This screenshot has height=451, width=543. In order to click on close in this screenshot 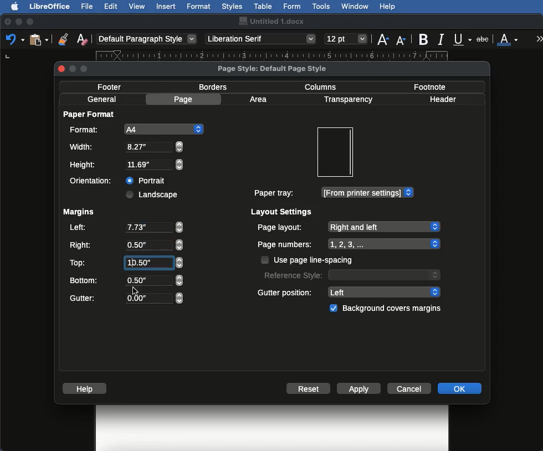, I will do `click(62, 69)`.